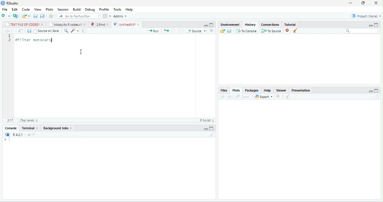 The width and height of the screenshot is (383, 202). I want to click on File, so click(5, 9).